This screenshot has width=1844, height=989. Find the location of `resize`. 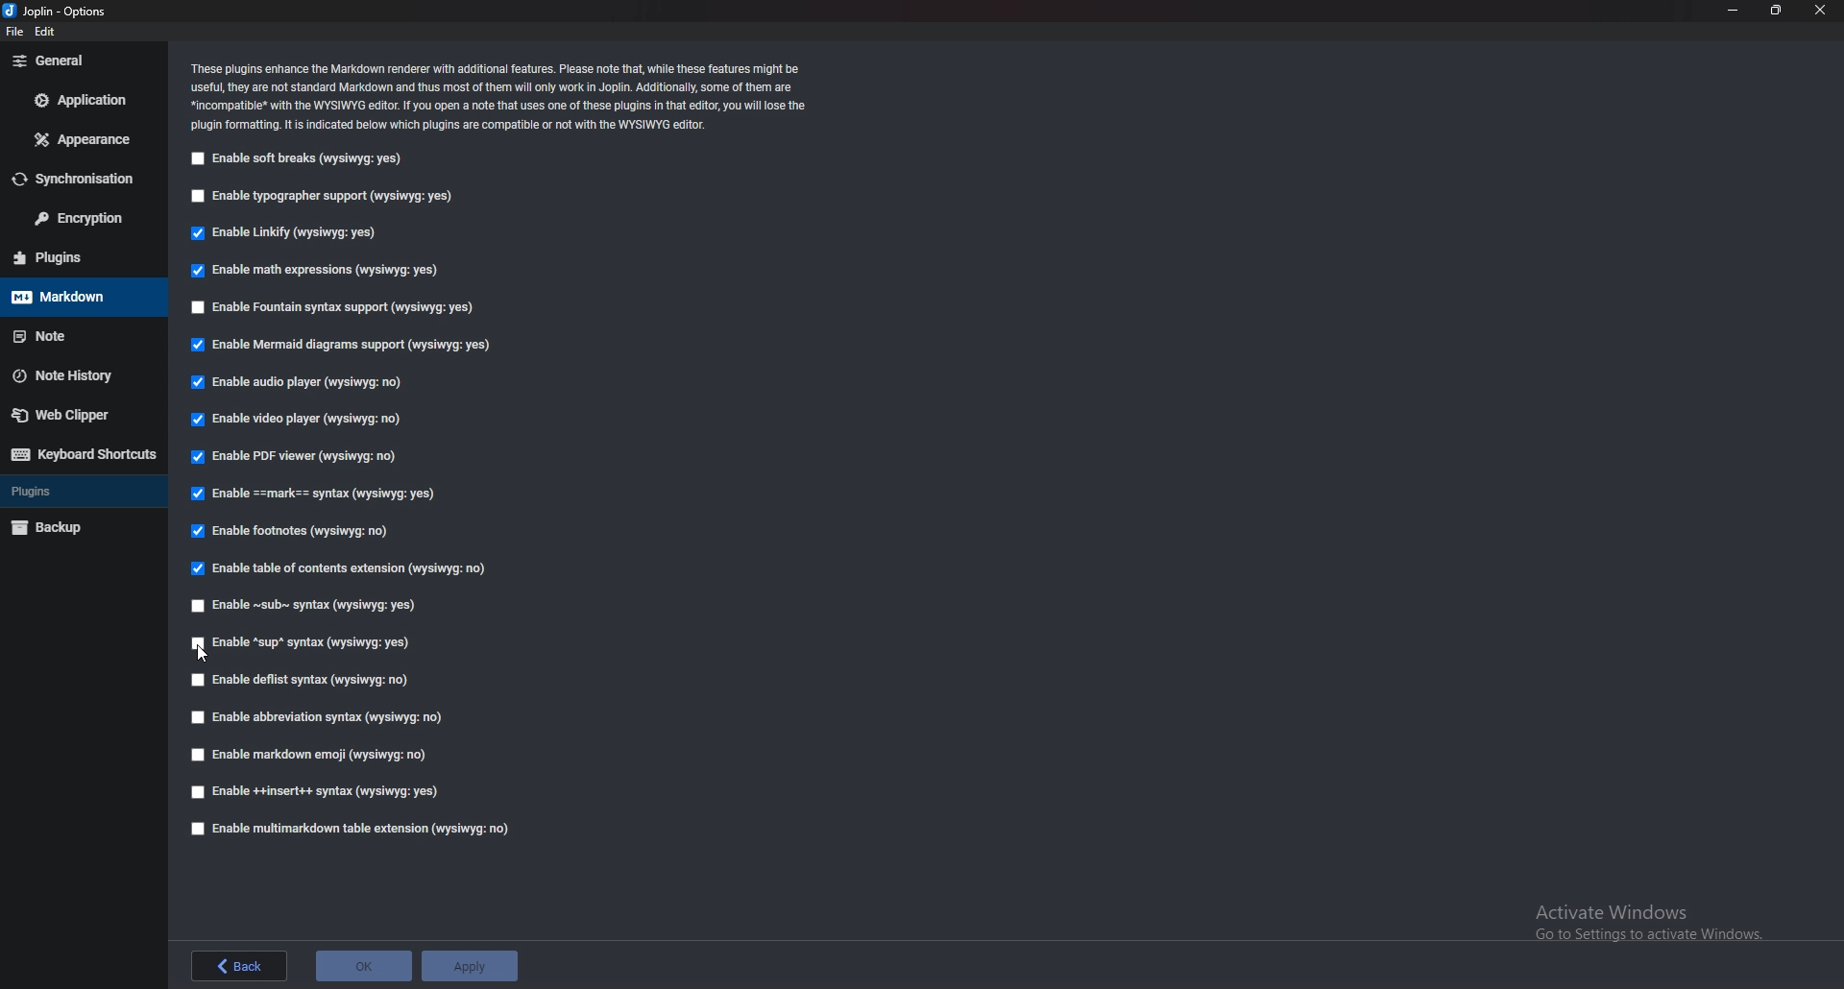

resize is located at coordinates (1775, 11).